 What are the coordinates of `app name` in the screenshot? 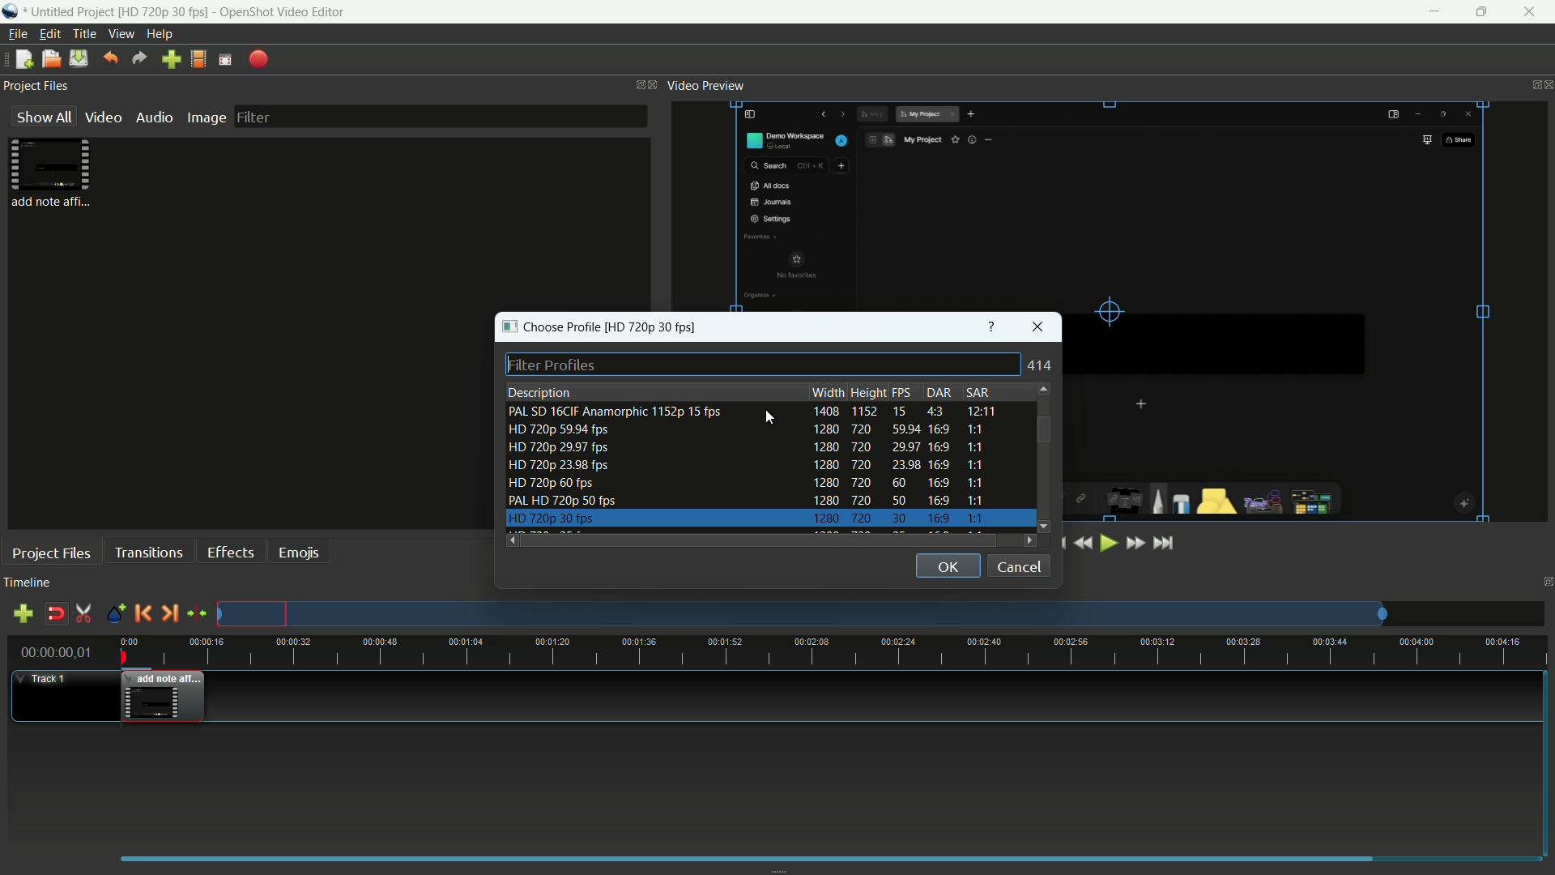 It's located at (282, 12).